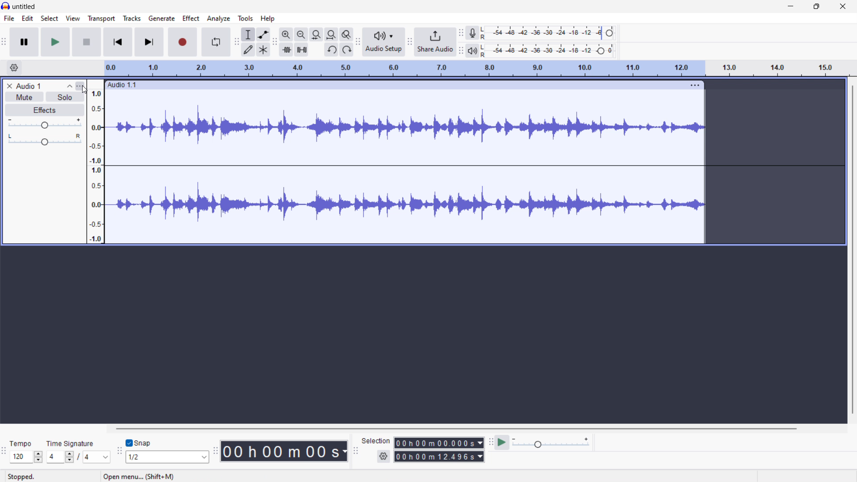 The height and width of the screenshot is (482, 857). I want to click on Checkbox, so click(128, 443).